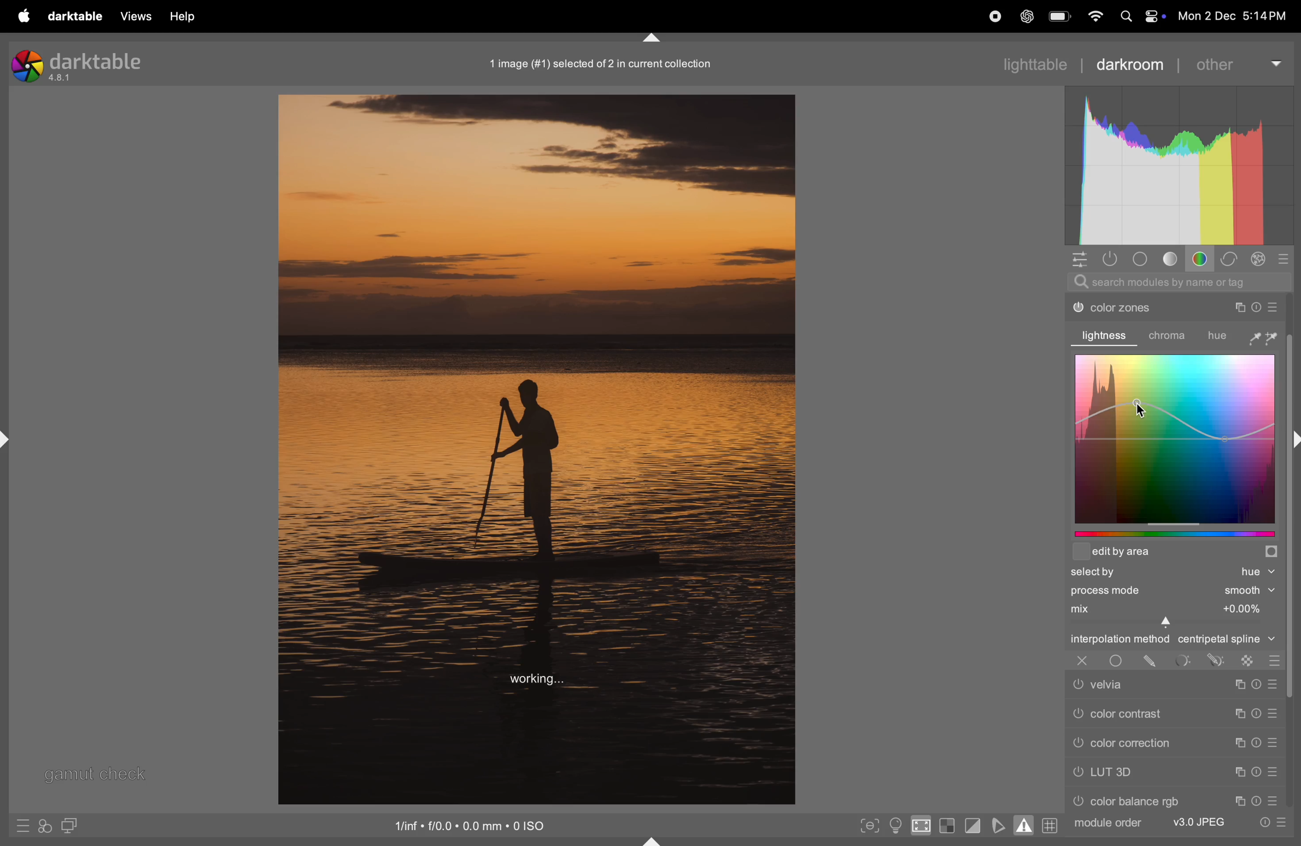  Describe the element at coordinates (1170, 258) in the screenshot. I see `` at that location.